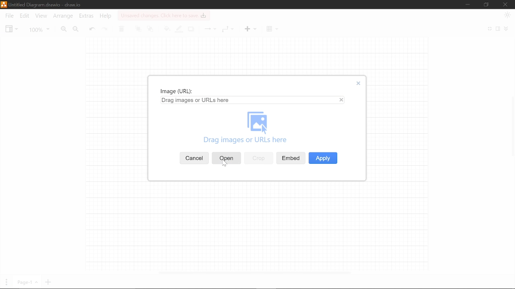 This screenshot has height=289, width=515. What do you see at coordinates (41, 16) in the screenshot?
I see `View` at bounding box center [41, 16].